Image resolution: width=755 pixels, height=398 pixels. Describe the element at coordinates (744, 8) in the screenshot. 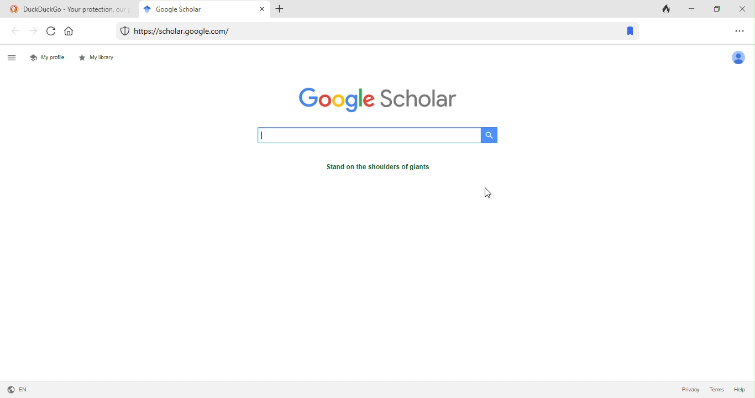

I see `close` at that location.